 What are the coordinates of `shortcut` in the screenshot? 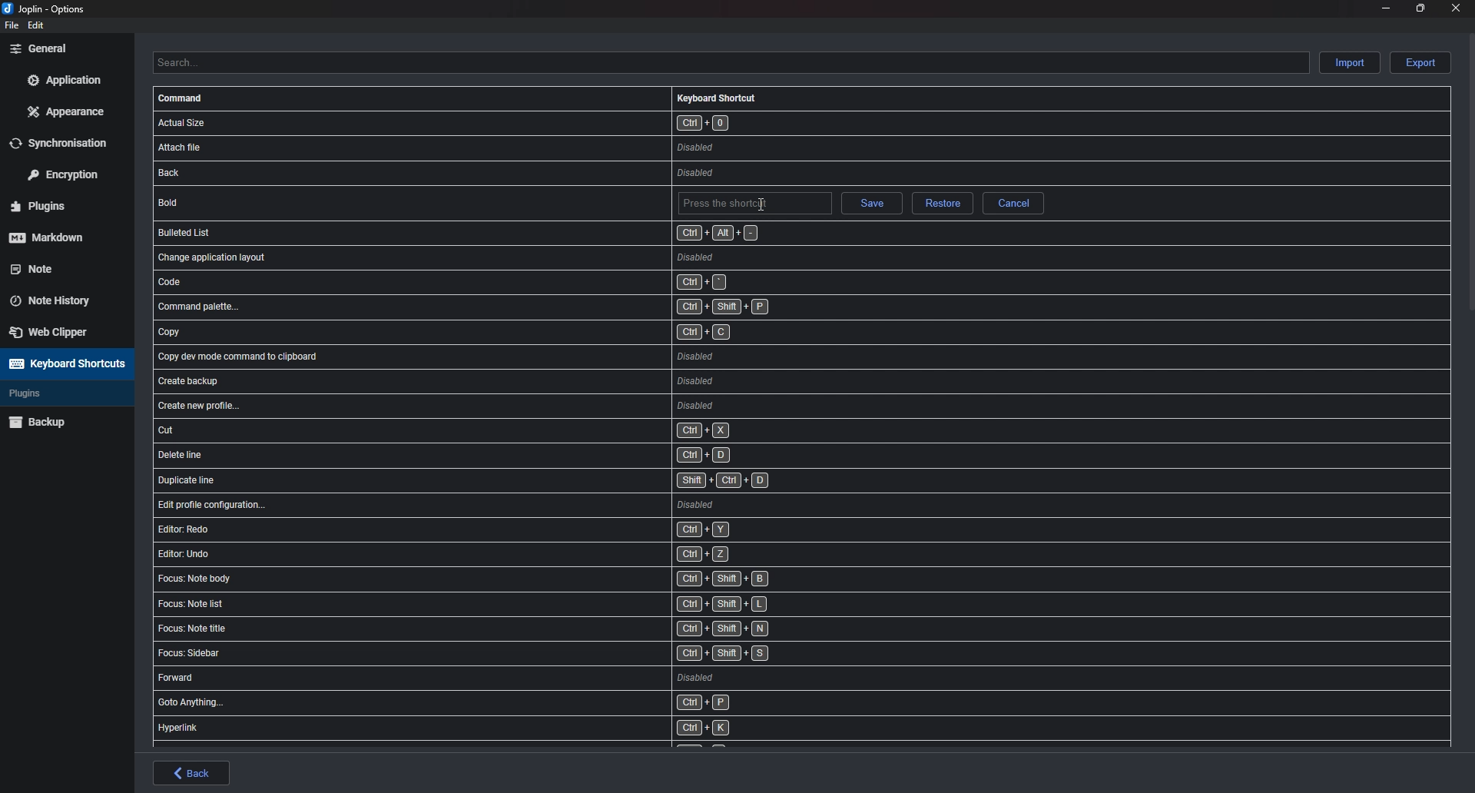 It's located at (526, 406).